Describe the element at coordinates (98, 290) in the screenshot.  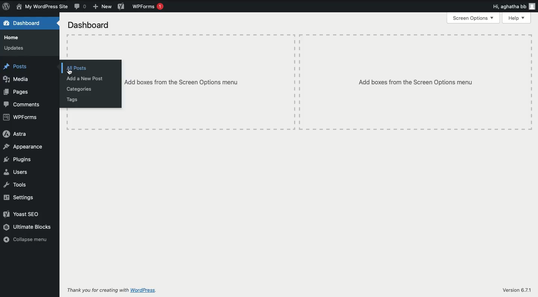
I see `Thank you for creating with` at that location.